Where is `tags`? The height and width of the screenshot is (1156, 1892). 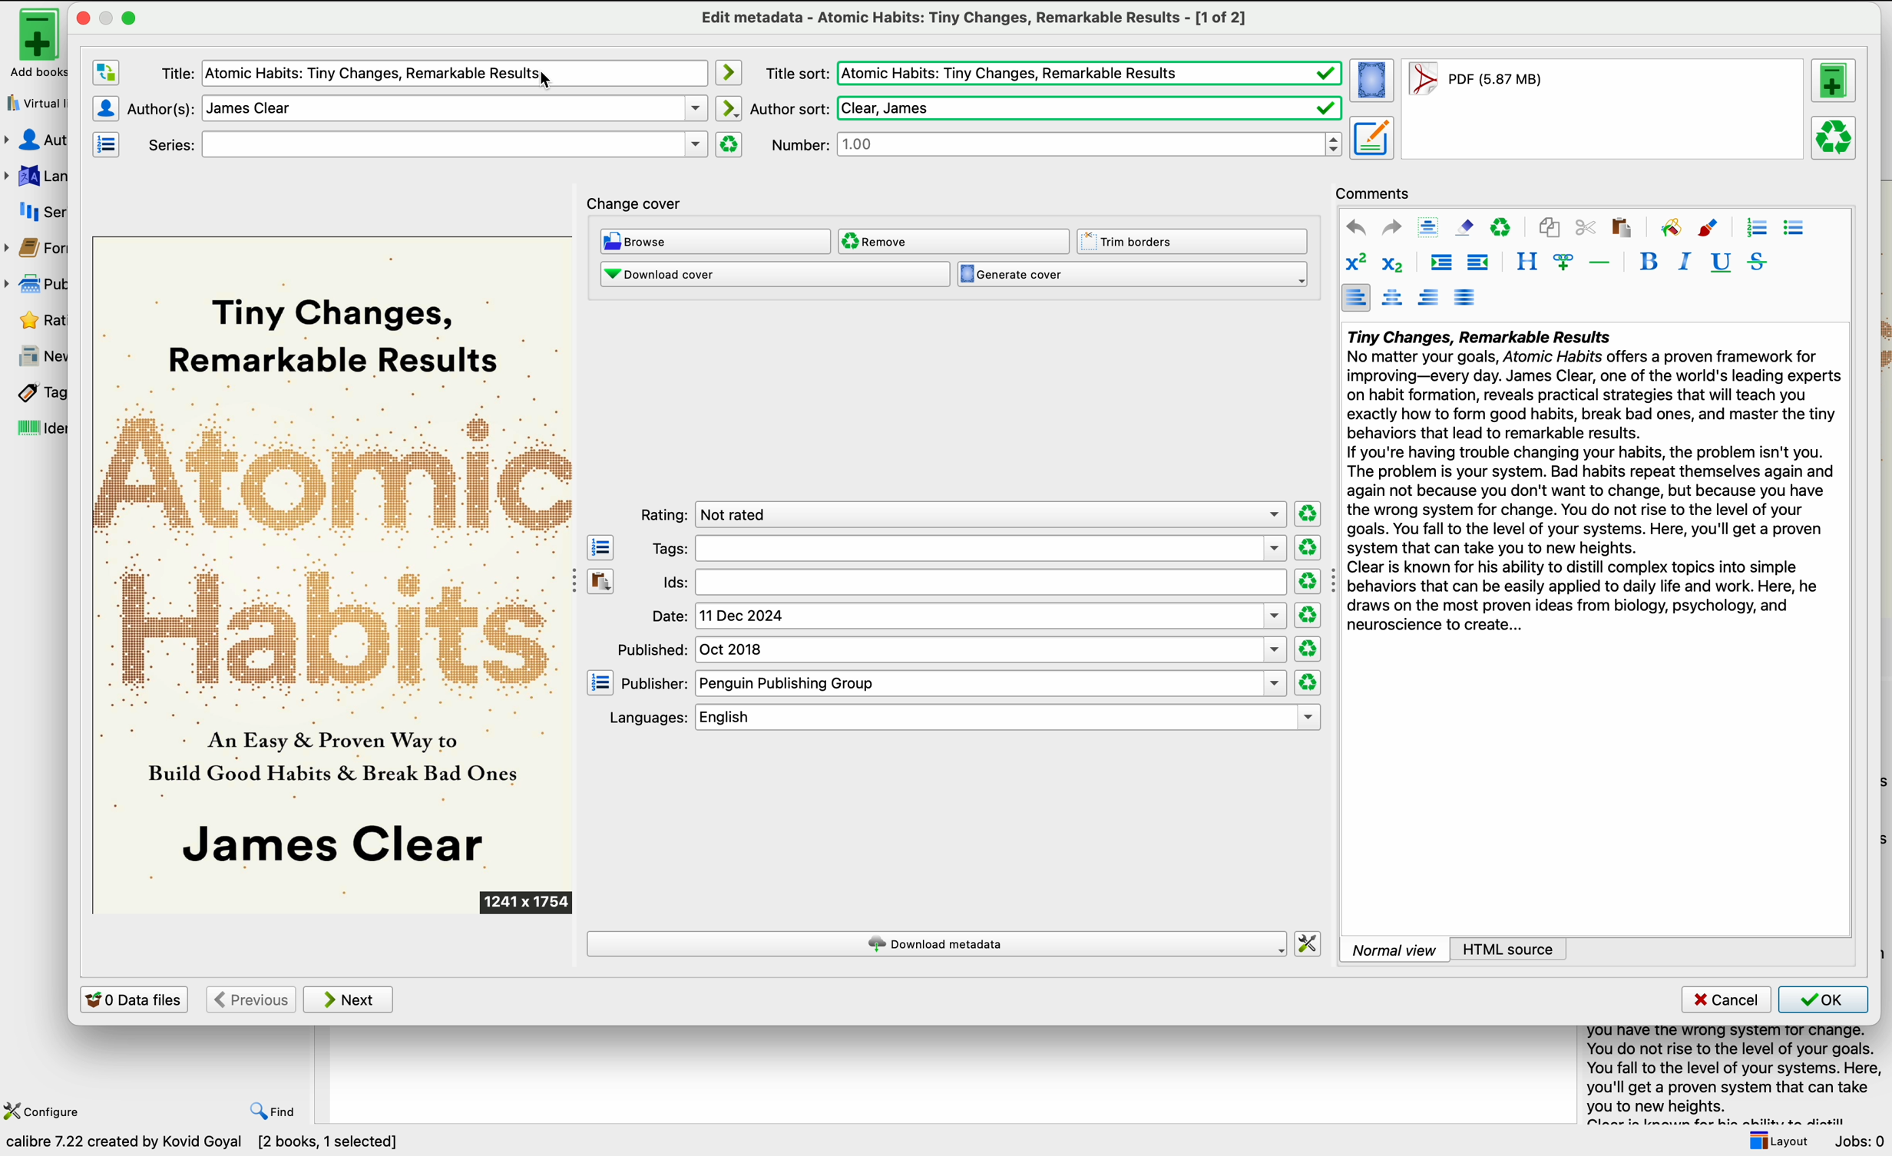
tags is located at coordinates (966, 549).